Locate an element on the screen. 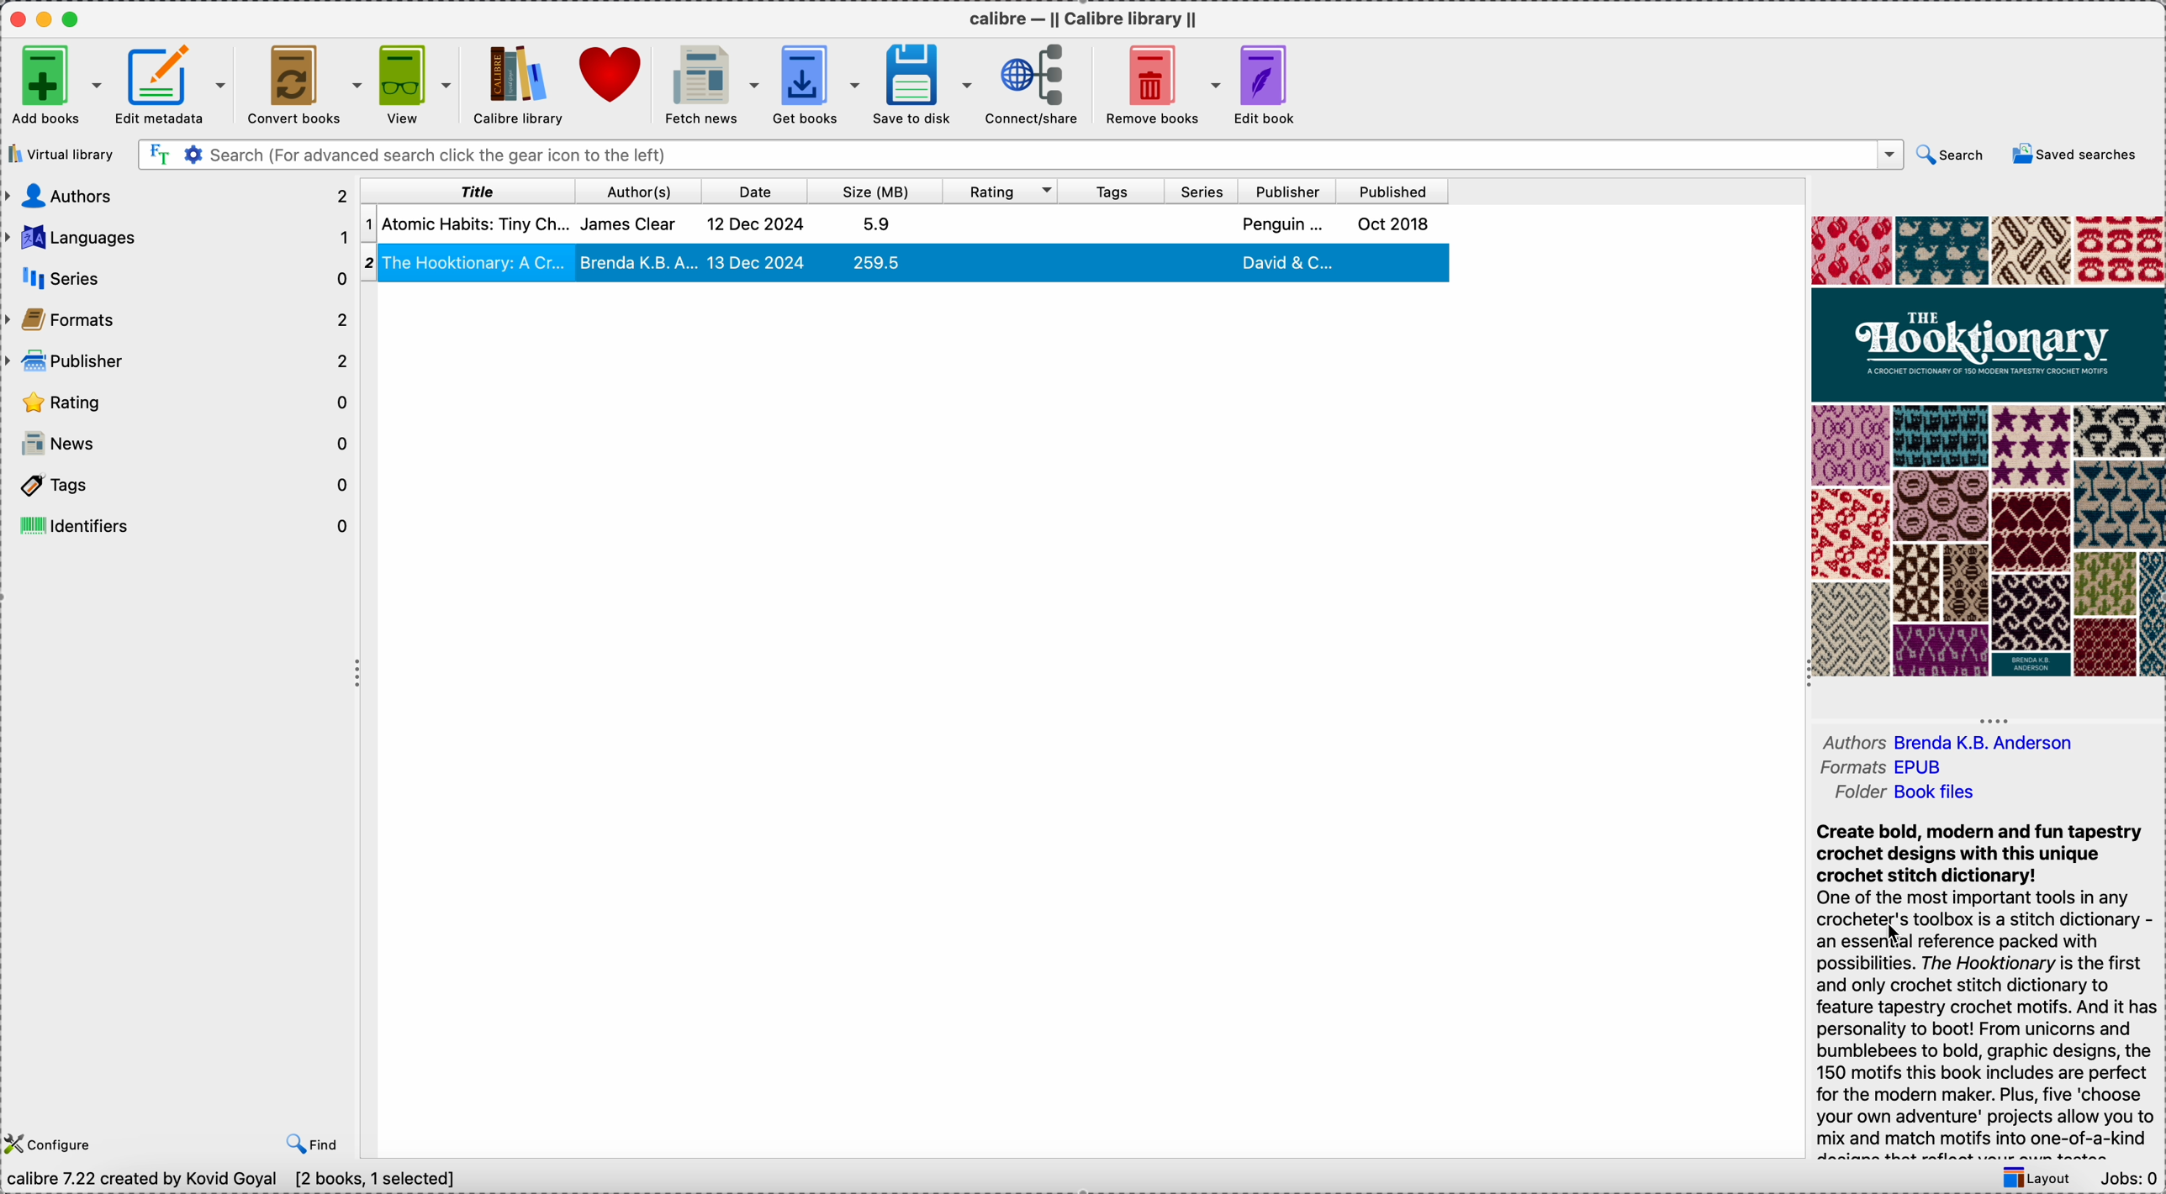 The width and height of the screenshot is (2166, 1194). size is located at coordinates (880, 191).